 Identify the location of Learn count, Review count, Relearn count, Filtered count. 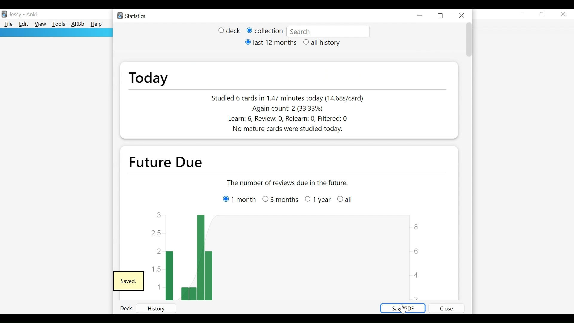
(285, 120).